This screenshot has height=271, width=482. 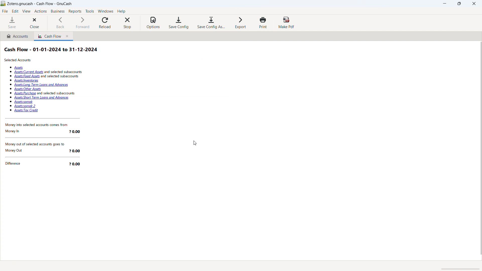 What do you see at coordinates (25, 106) in the screenshot?
I see `Assets: somak 2` at bounding box center [25, 106].